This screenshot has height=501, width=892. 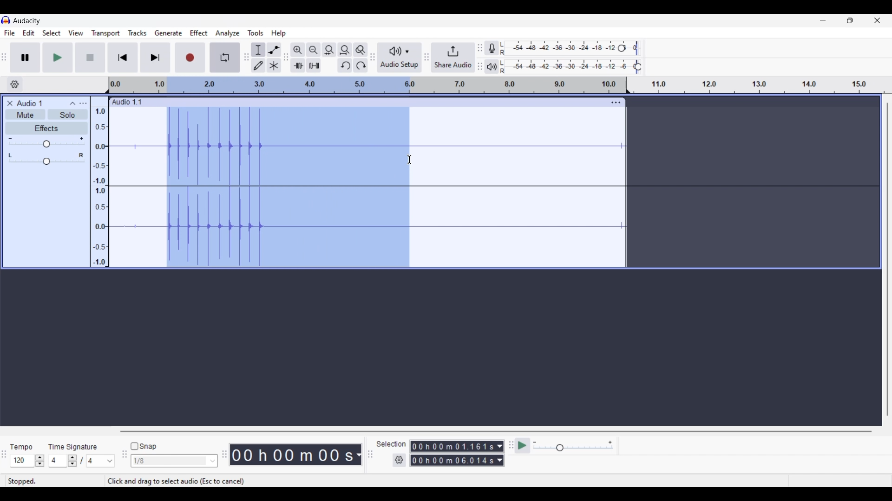 I want to click on Selection settings, so click(x=400, y=460).